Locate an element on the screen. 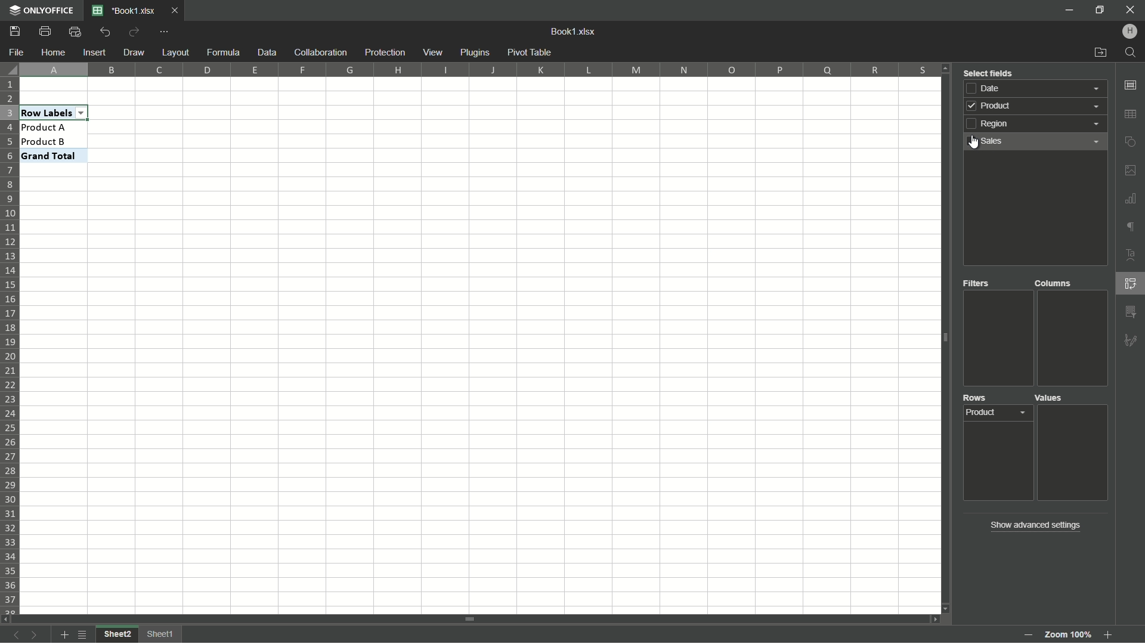 This screenshot has height=644, width=1145. open file location is located at coordinates (1099, 53).